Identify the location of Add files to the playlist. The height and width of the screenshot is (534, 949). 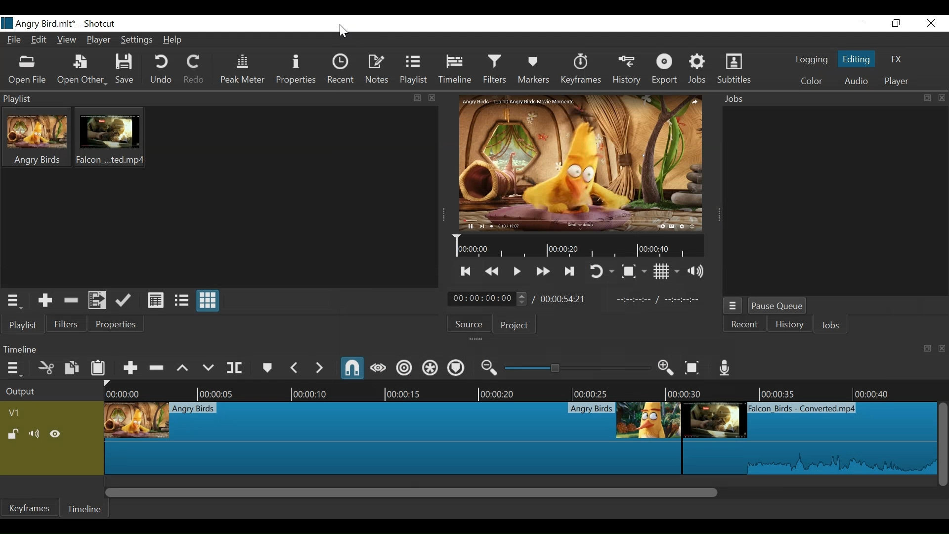
(97, 300).